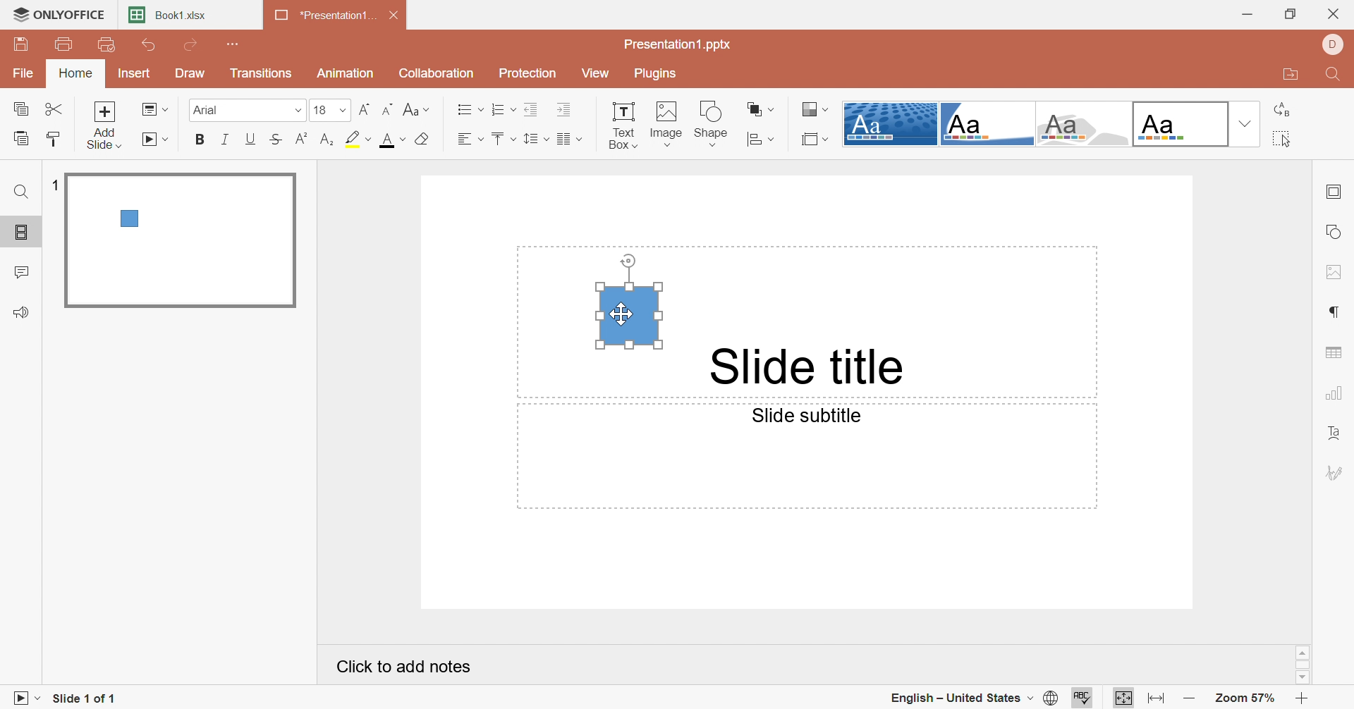  I want to click on 18, so click(320, 111).